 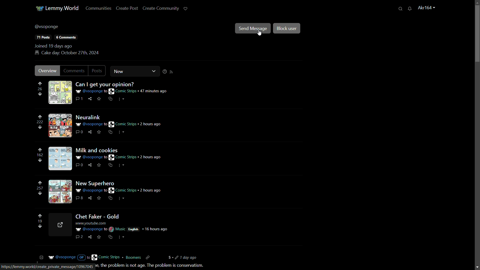 I want to click on upvote, so click(x=40, y=84).